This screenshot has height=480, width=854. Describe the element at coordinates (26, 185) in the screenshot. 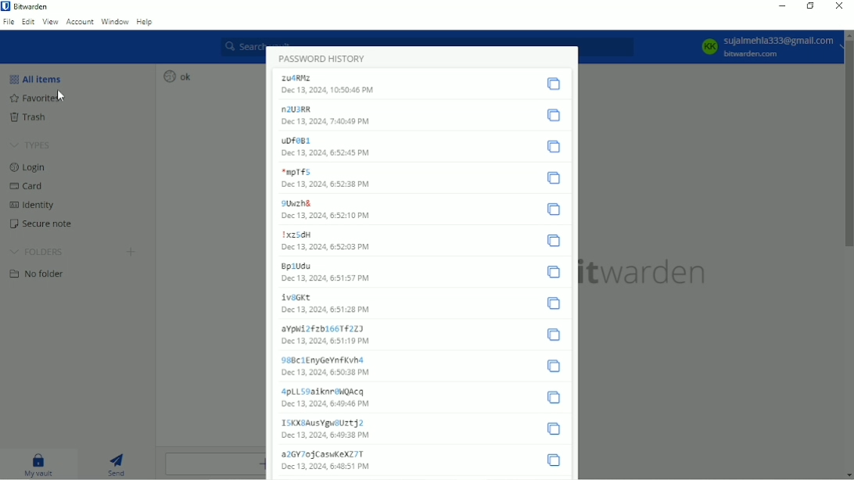

I see `Card` at that location.